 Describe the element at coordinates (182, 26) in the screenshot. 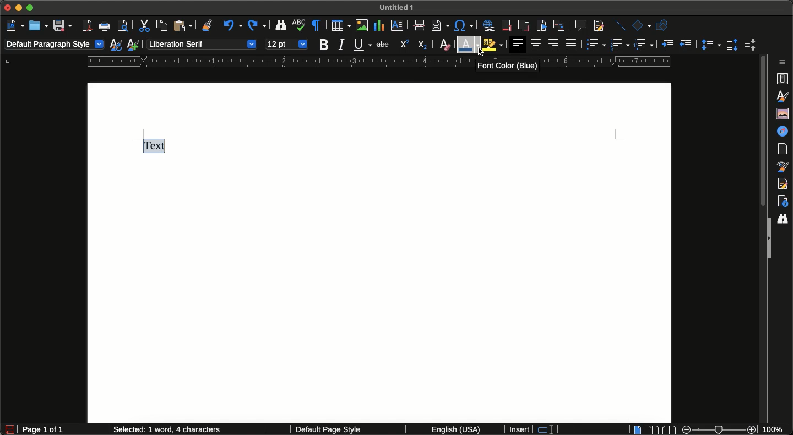

I see `Paste` at that location.